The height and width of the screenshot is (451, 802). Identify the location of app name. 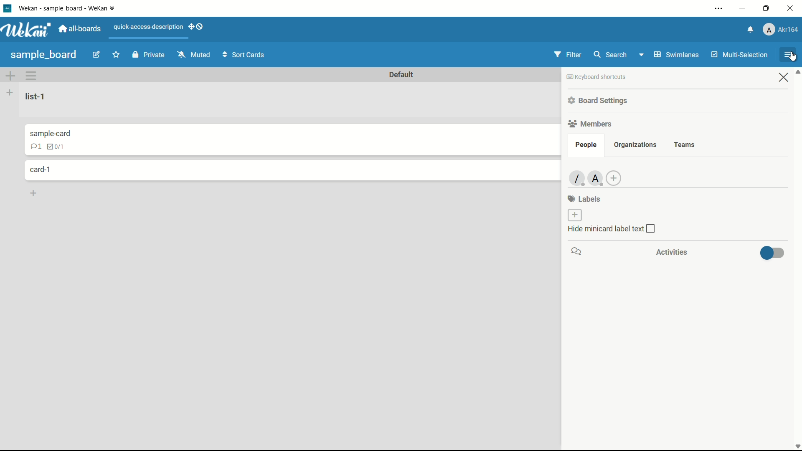
(68, 8).